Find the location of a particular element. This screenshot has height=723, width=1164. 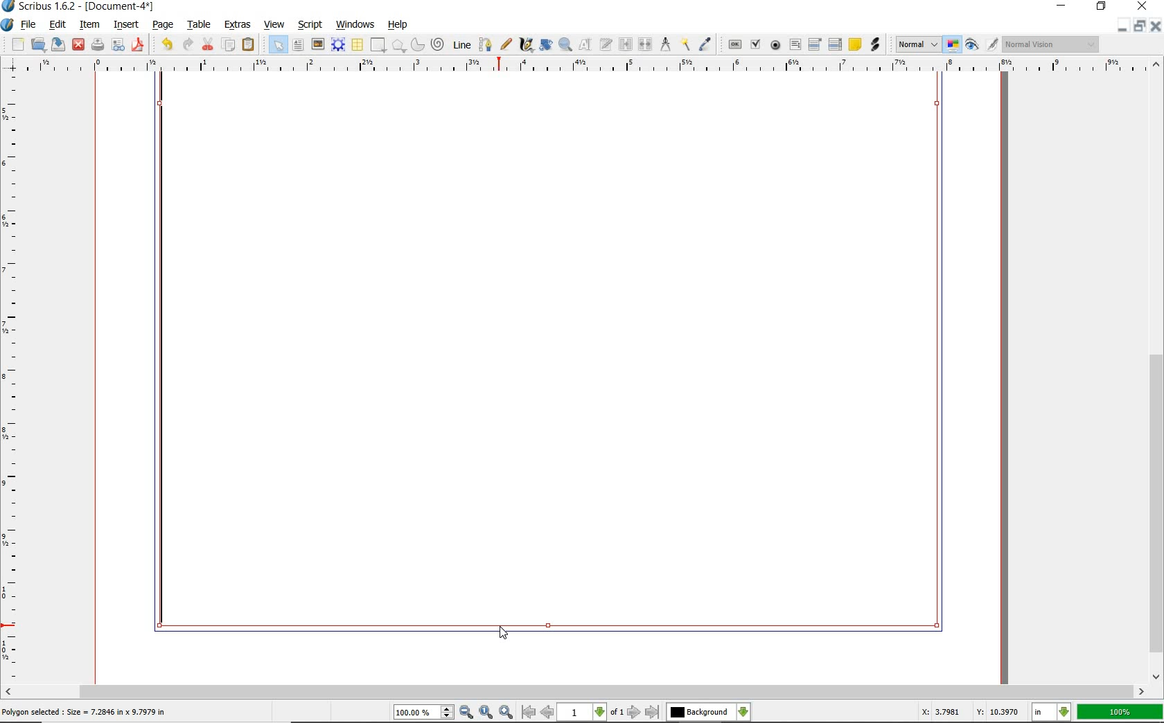

select is located at coordinates (276, 44).